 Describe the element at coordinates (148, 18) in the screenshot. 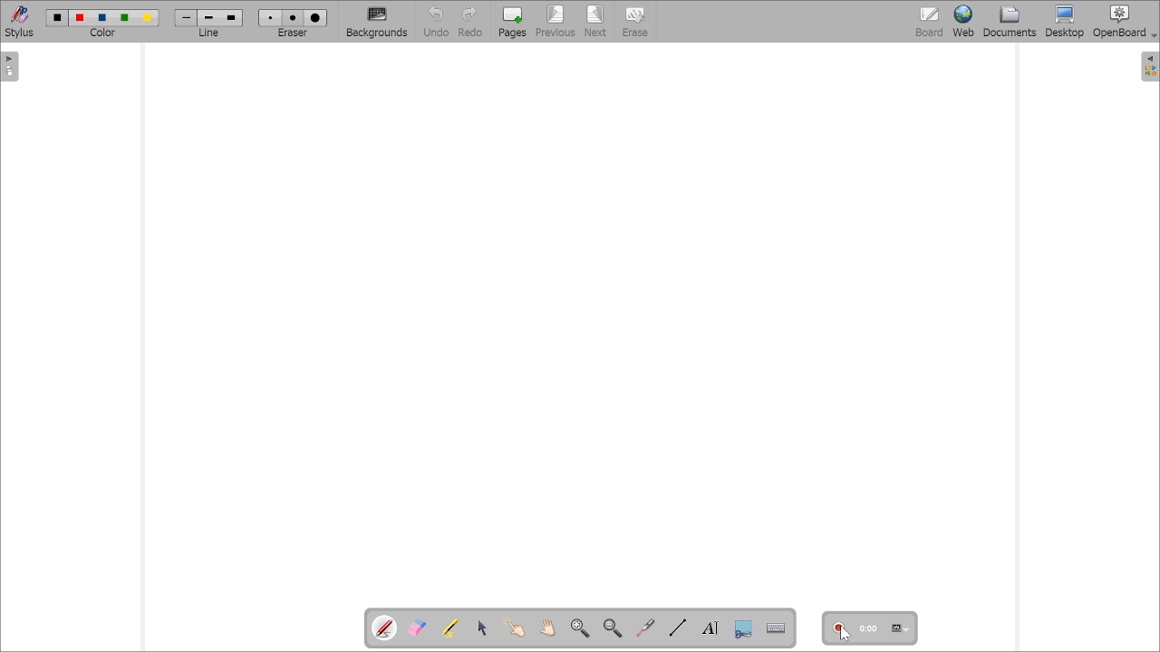

I see `color5` at that location.